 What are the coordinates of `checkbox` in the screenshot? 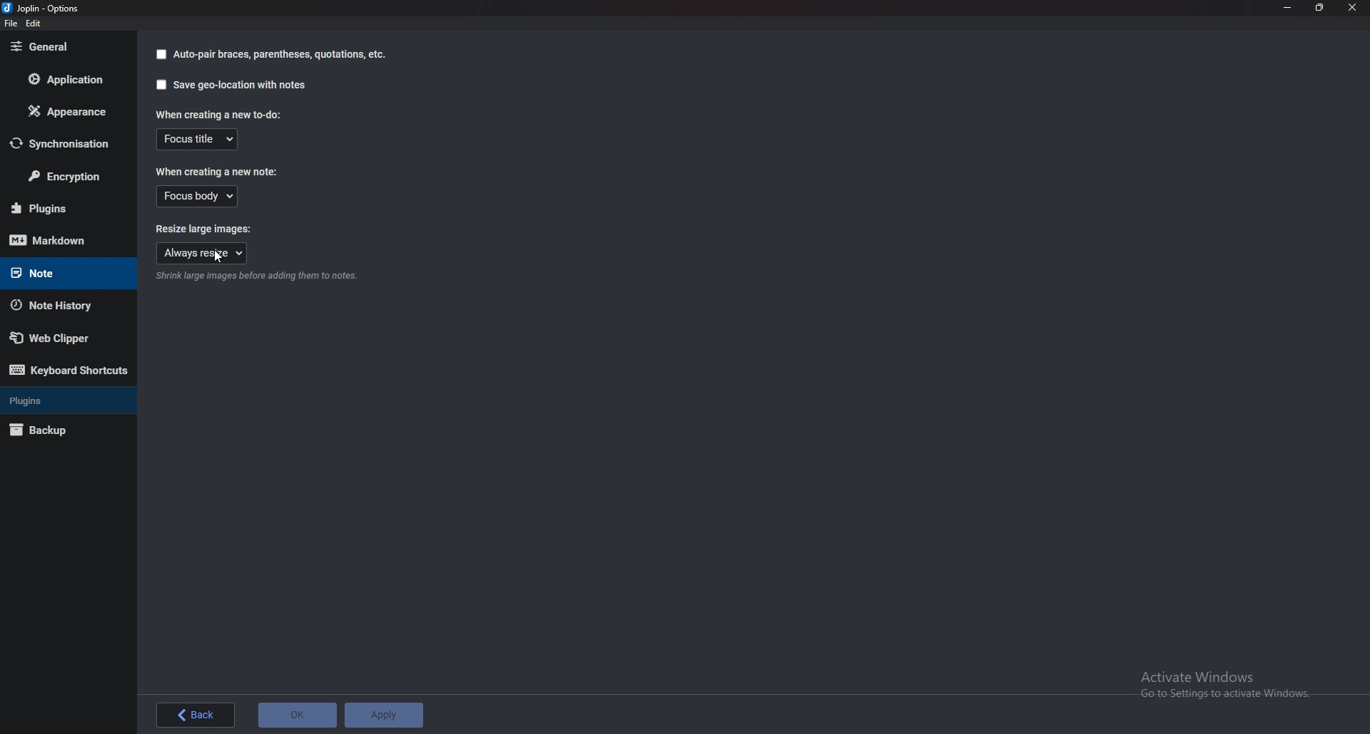 It's located at (161, 85).